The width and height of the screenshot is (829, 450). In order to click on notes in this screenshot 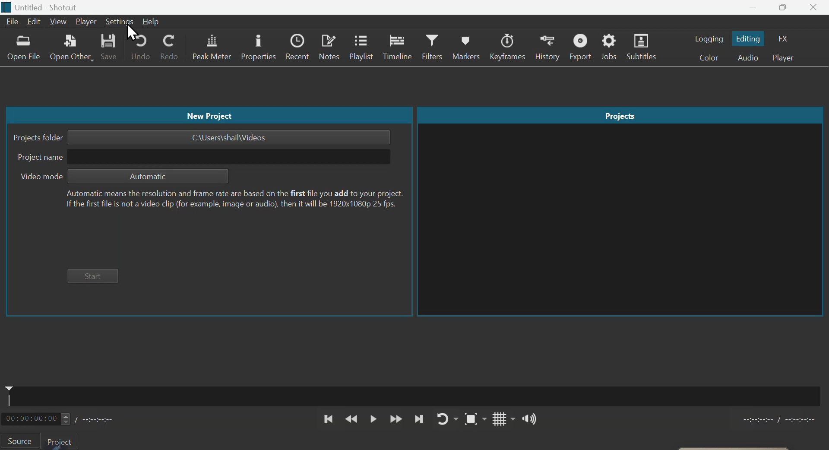, I will do `click(328, 48)`.